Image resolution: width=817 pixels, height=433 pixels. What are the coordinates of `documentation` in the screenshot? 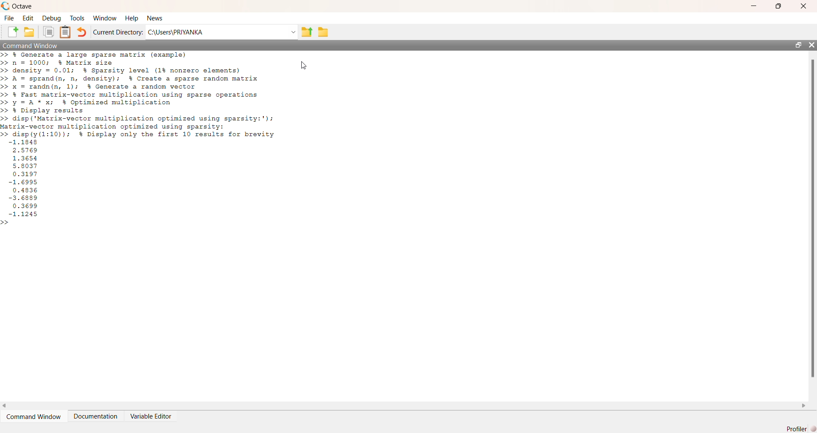 It's located at (96, 419).